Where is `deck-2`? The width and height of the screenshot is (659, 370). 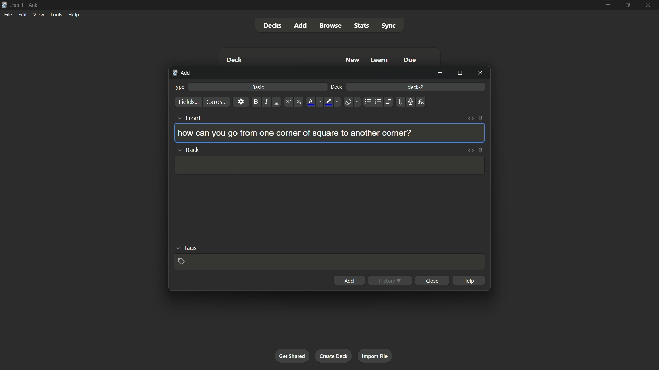 deck-2 is located at coordinates (416, 86).